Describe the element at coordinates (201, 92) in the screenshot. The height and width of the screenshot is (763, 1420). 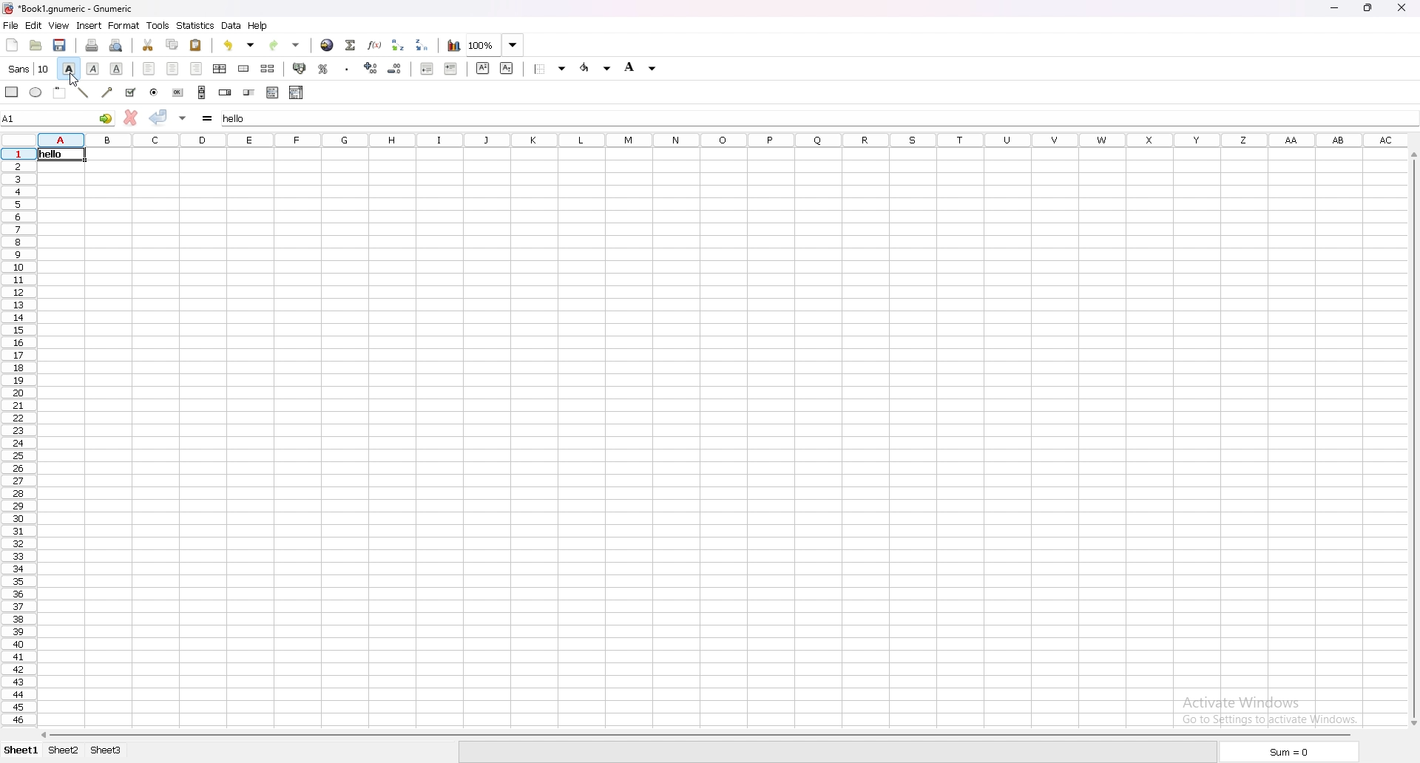
I see `scroll bar` at that location.